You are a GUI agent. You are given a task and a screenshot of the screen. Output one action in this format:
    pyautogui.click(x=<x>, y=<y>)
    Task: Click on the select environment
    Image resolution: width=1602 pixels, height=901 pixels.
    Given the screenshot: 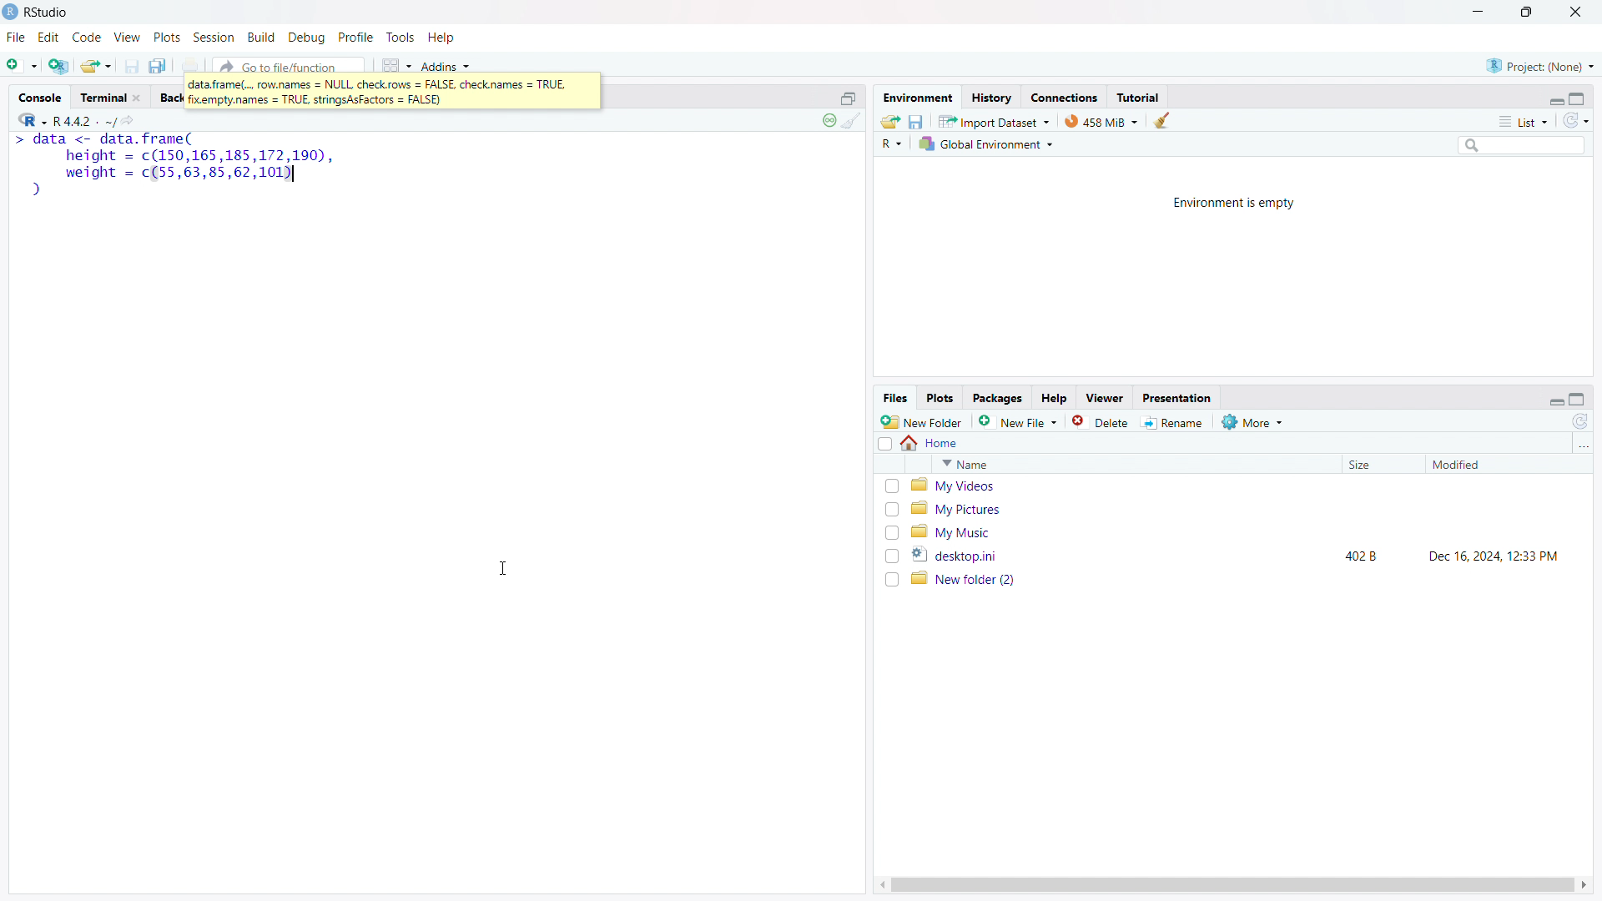 What is the action you would take?
    pyautogui.click(x=988, y=144)
    